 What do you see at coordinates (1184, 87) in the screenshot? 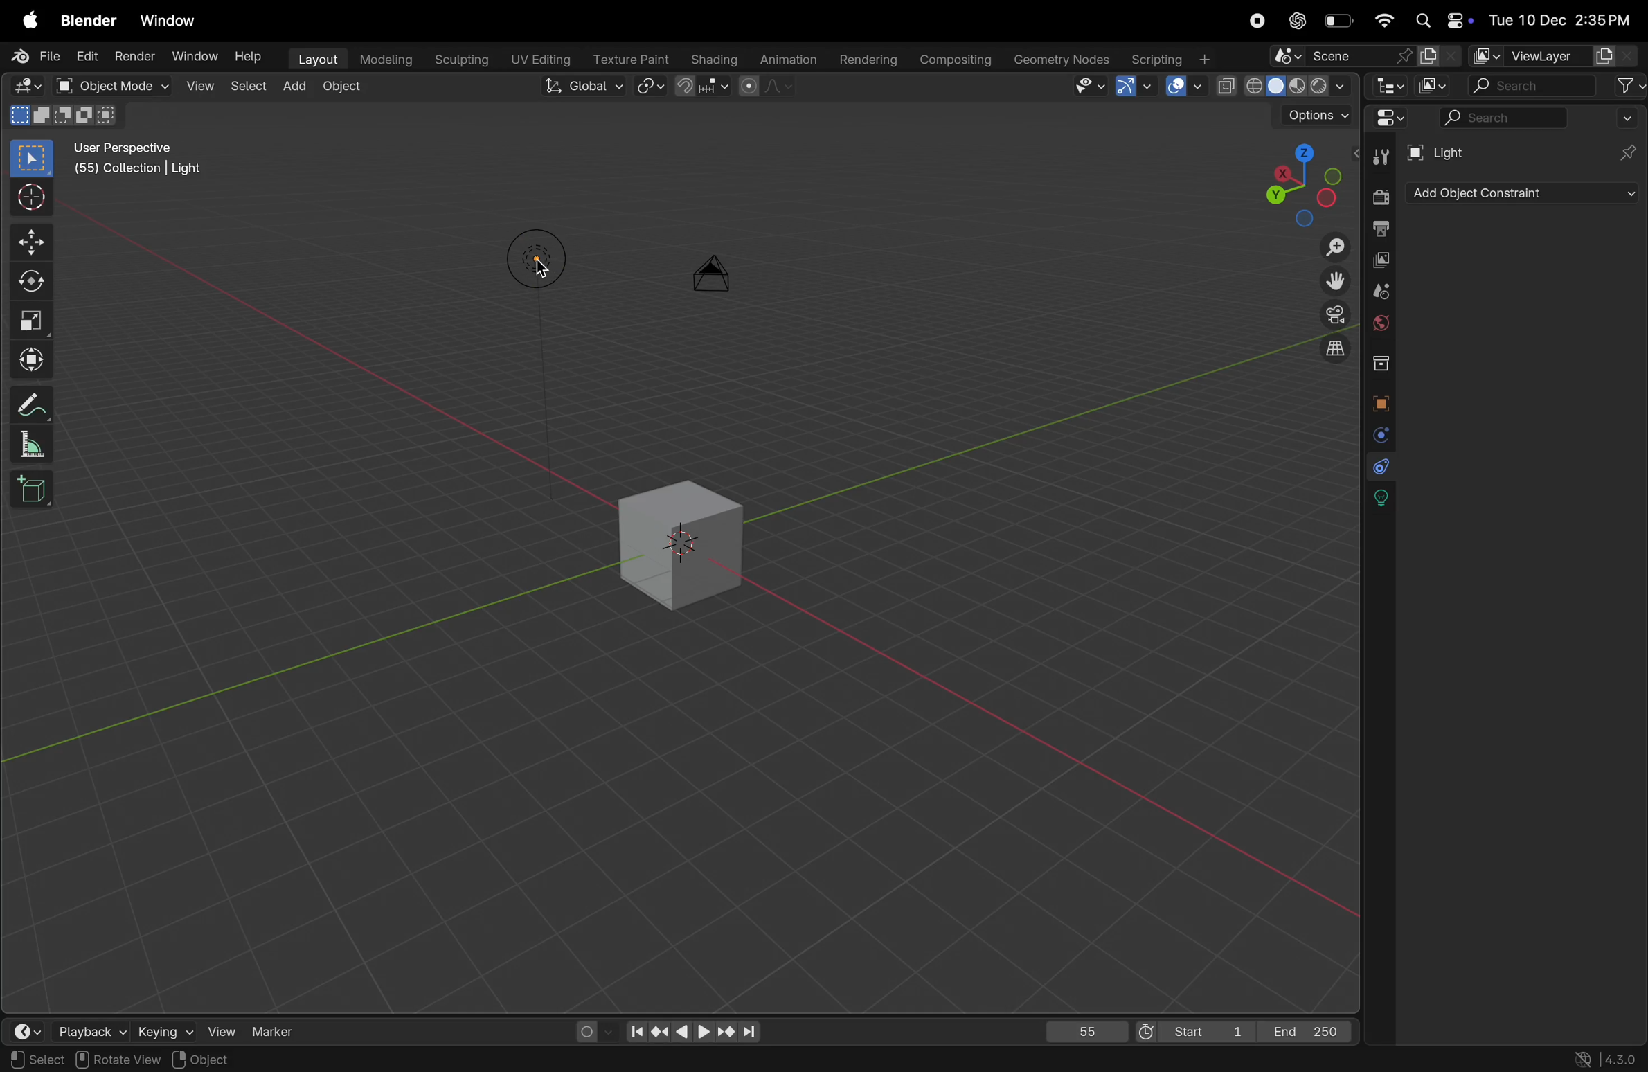
I see `show overlays` at bounding box center [1184, 87].